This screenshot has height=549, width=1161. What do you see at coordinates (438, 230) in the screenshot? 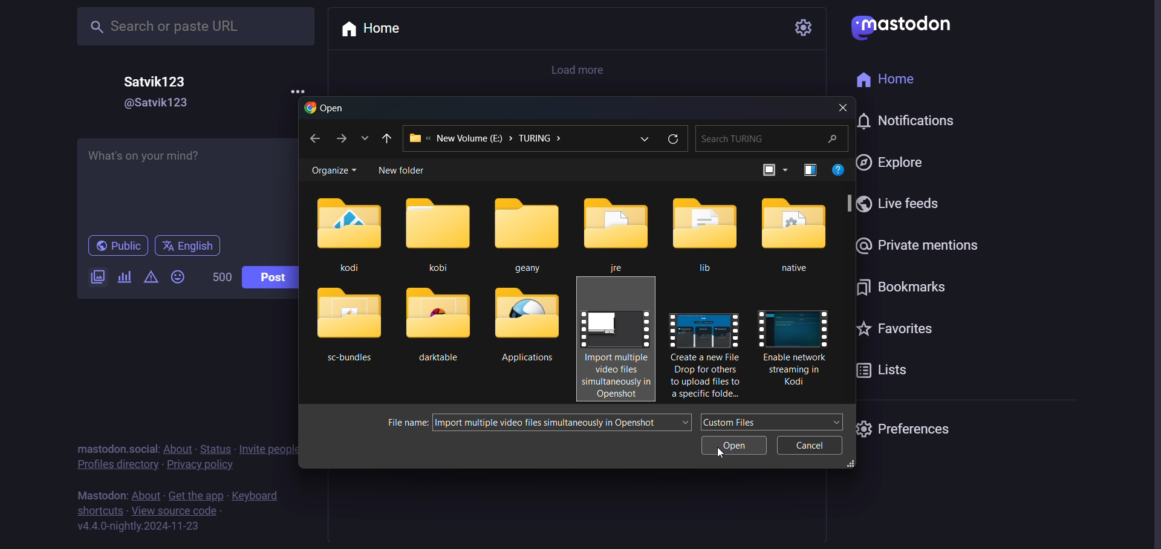
I see `kobi` at bounding box center [438, 230].